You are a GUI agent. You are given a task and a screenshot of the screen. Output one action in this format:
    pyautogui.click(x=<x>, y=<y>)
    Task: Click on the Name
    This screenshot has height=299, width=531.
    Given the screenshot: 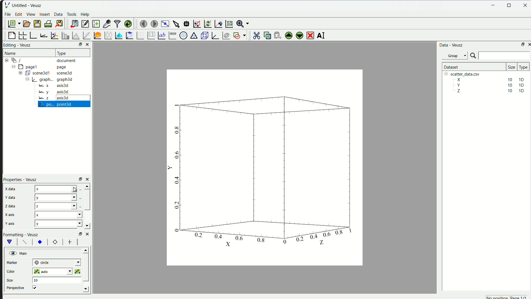 What is the action you would take?
    pyautogui.click(x=11, y=52)
    